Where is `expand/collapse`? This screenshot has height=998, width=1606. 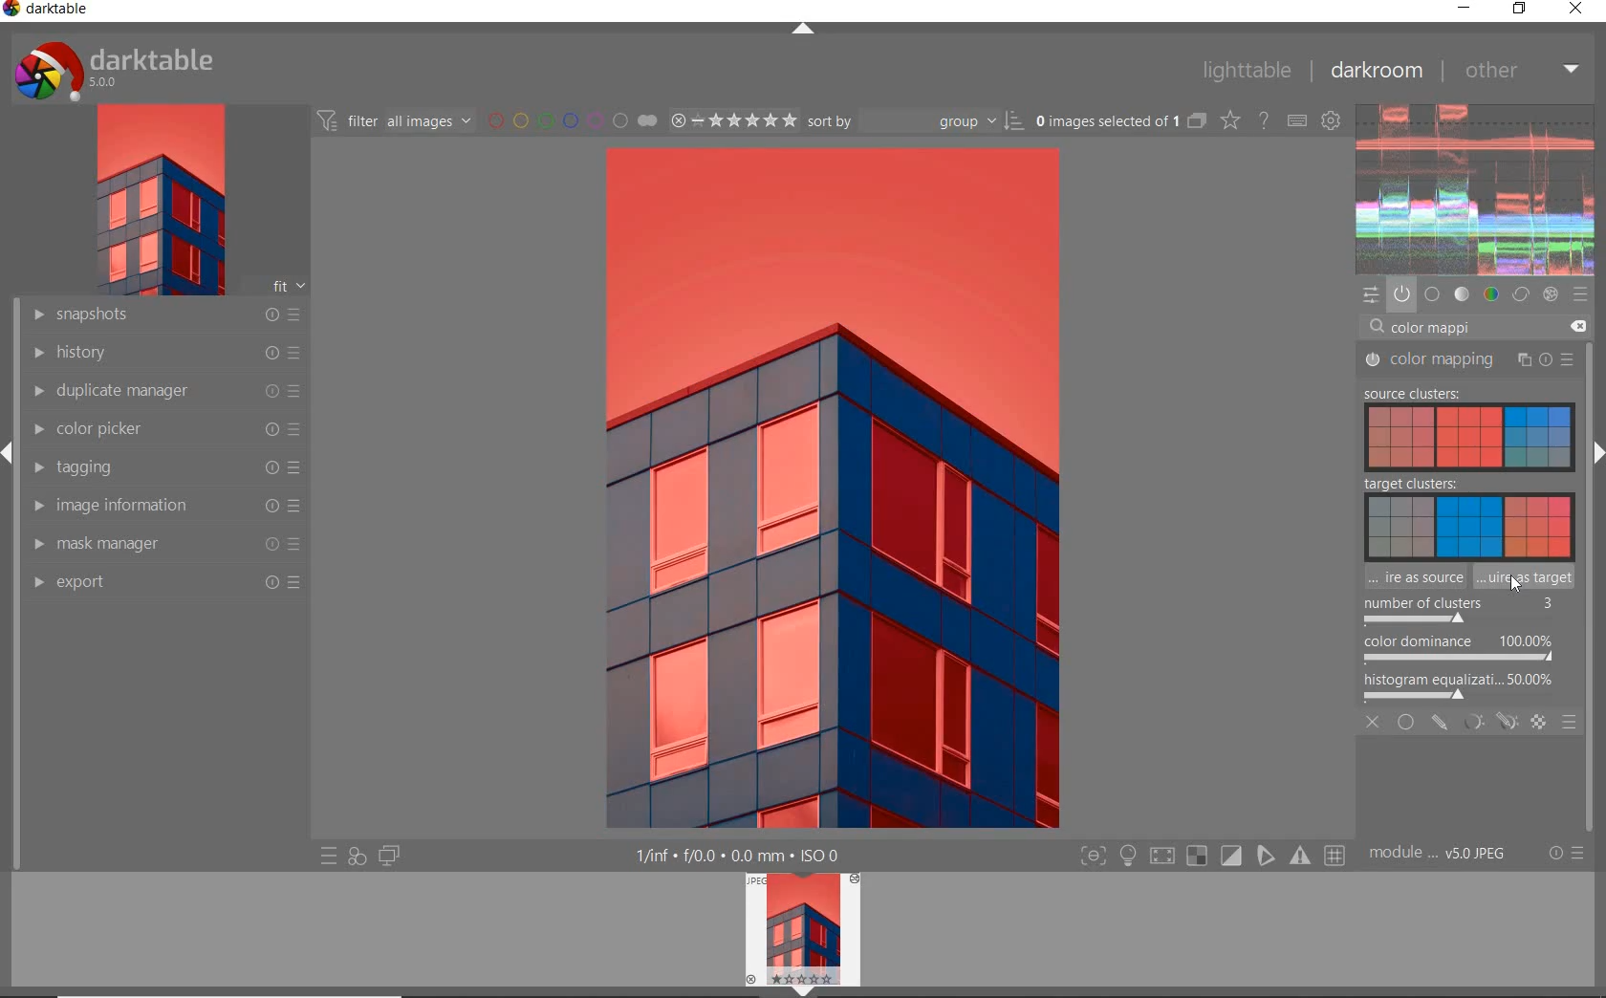
expand/collapse is located at coordinates (802, 28).